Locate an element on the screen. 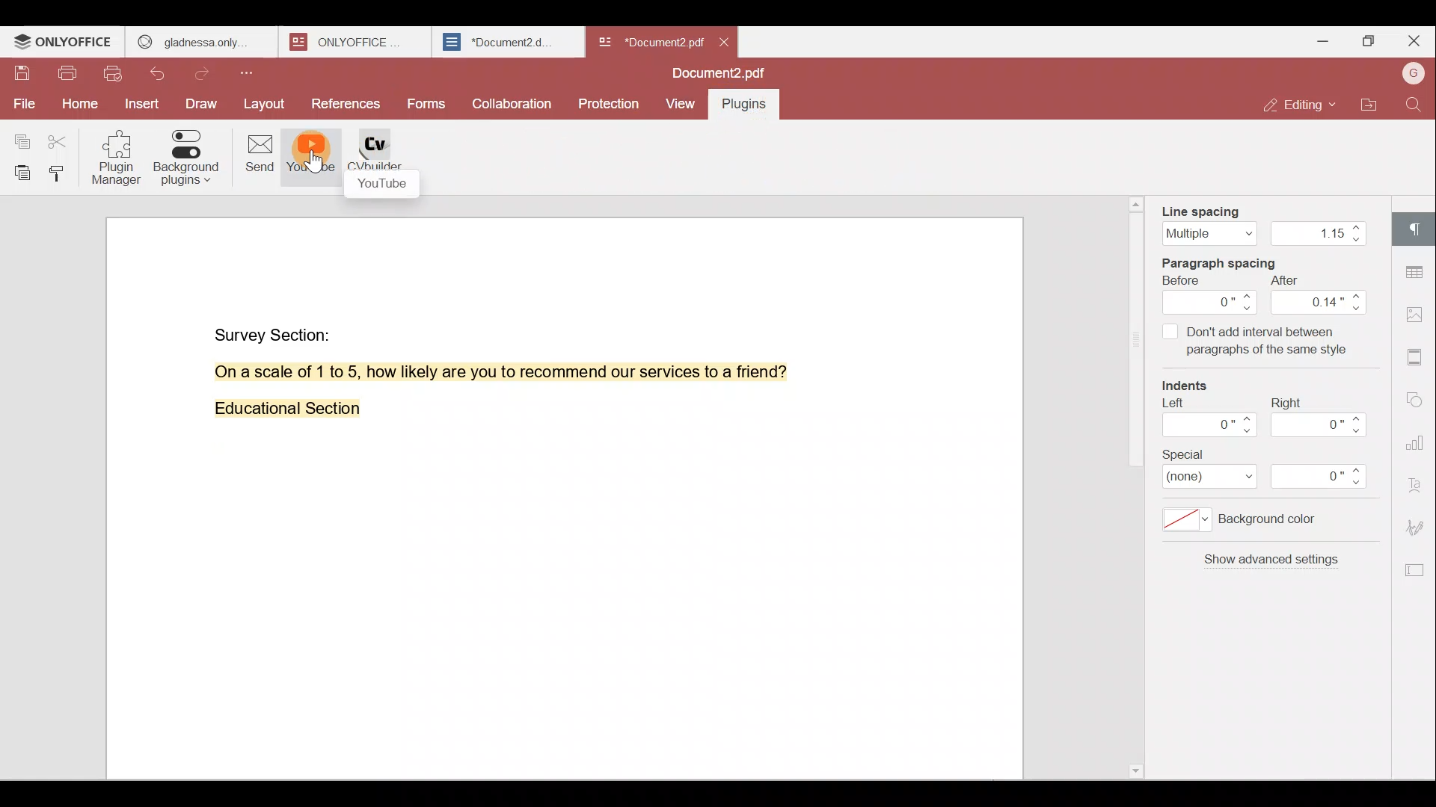  Table settings is located at coordinates (1417, 268).